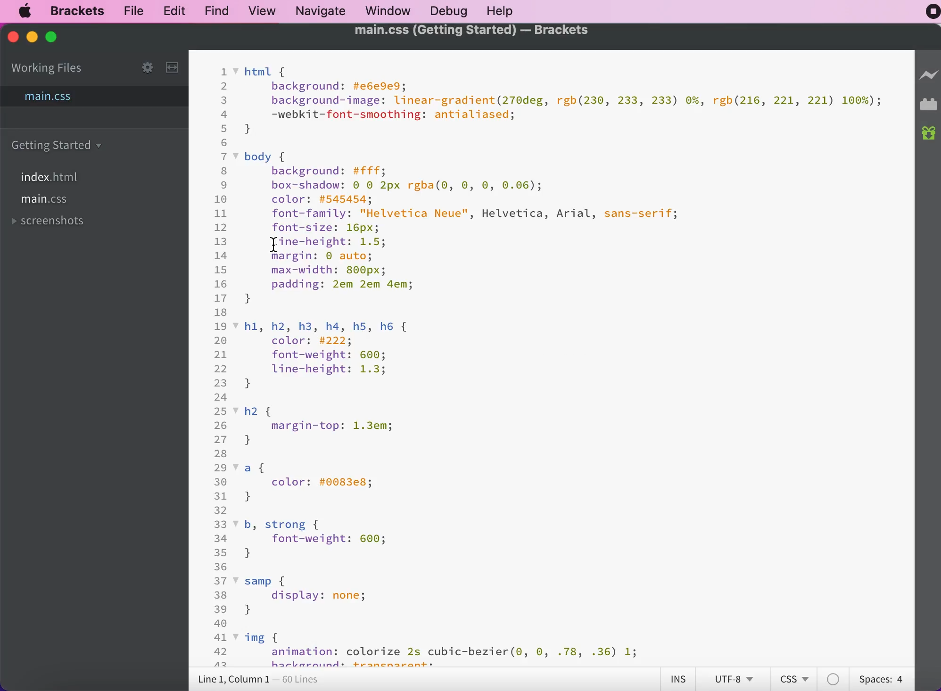  Describe the element at coordinates (453, 11) in the screenshot. I see `debug` at that location.